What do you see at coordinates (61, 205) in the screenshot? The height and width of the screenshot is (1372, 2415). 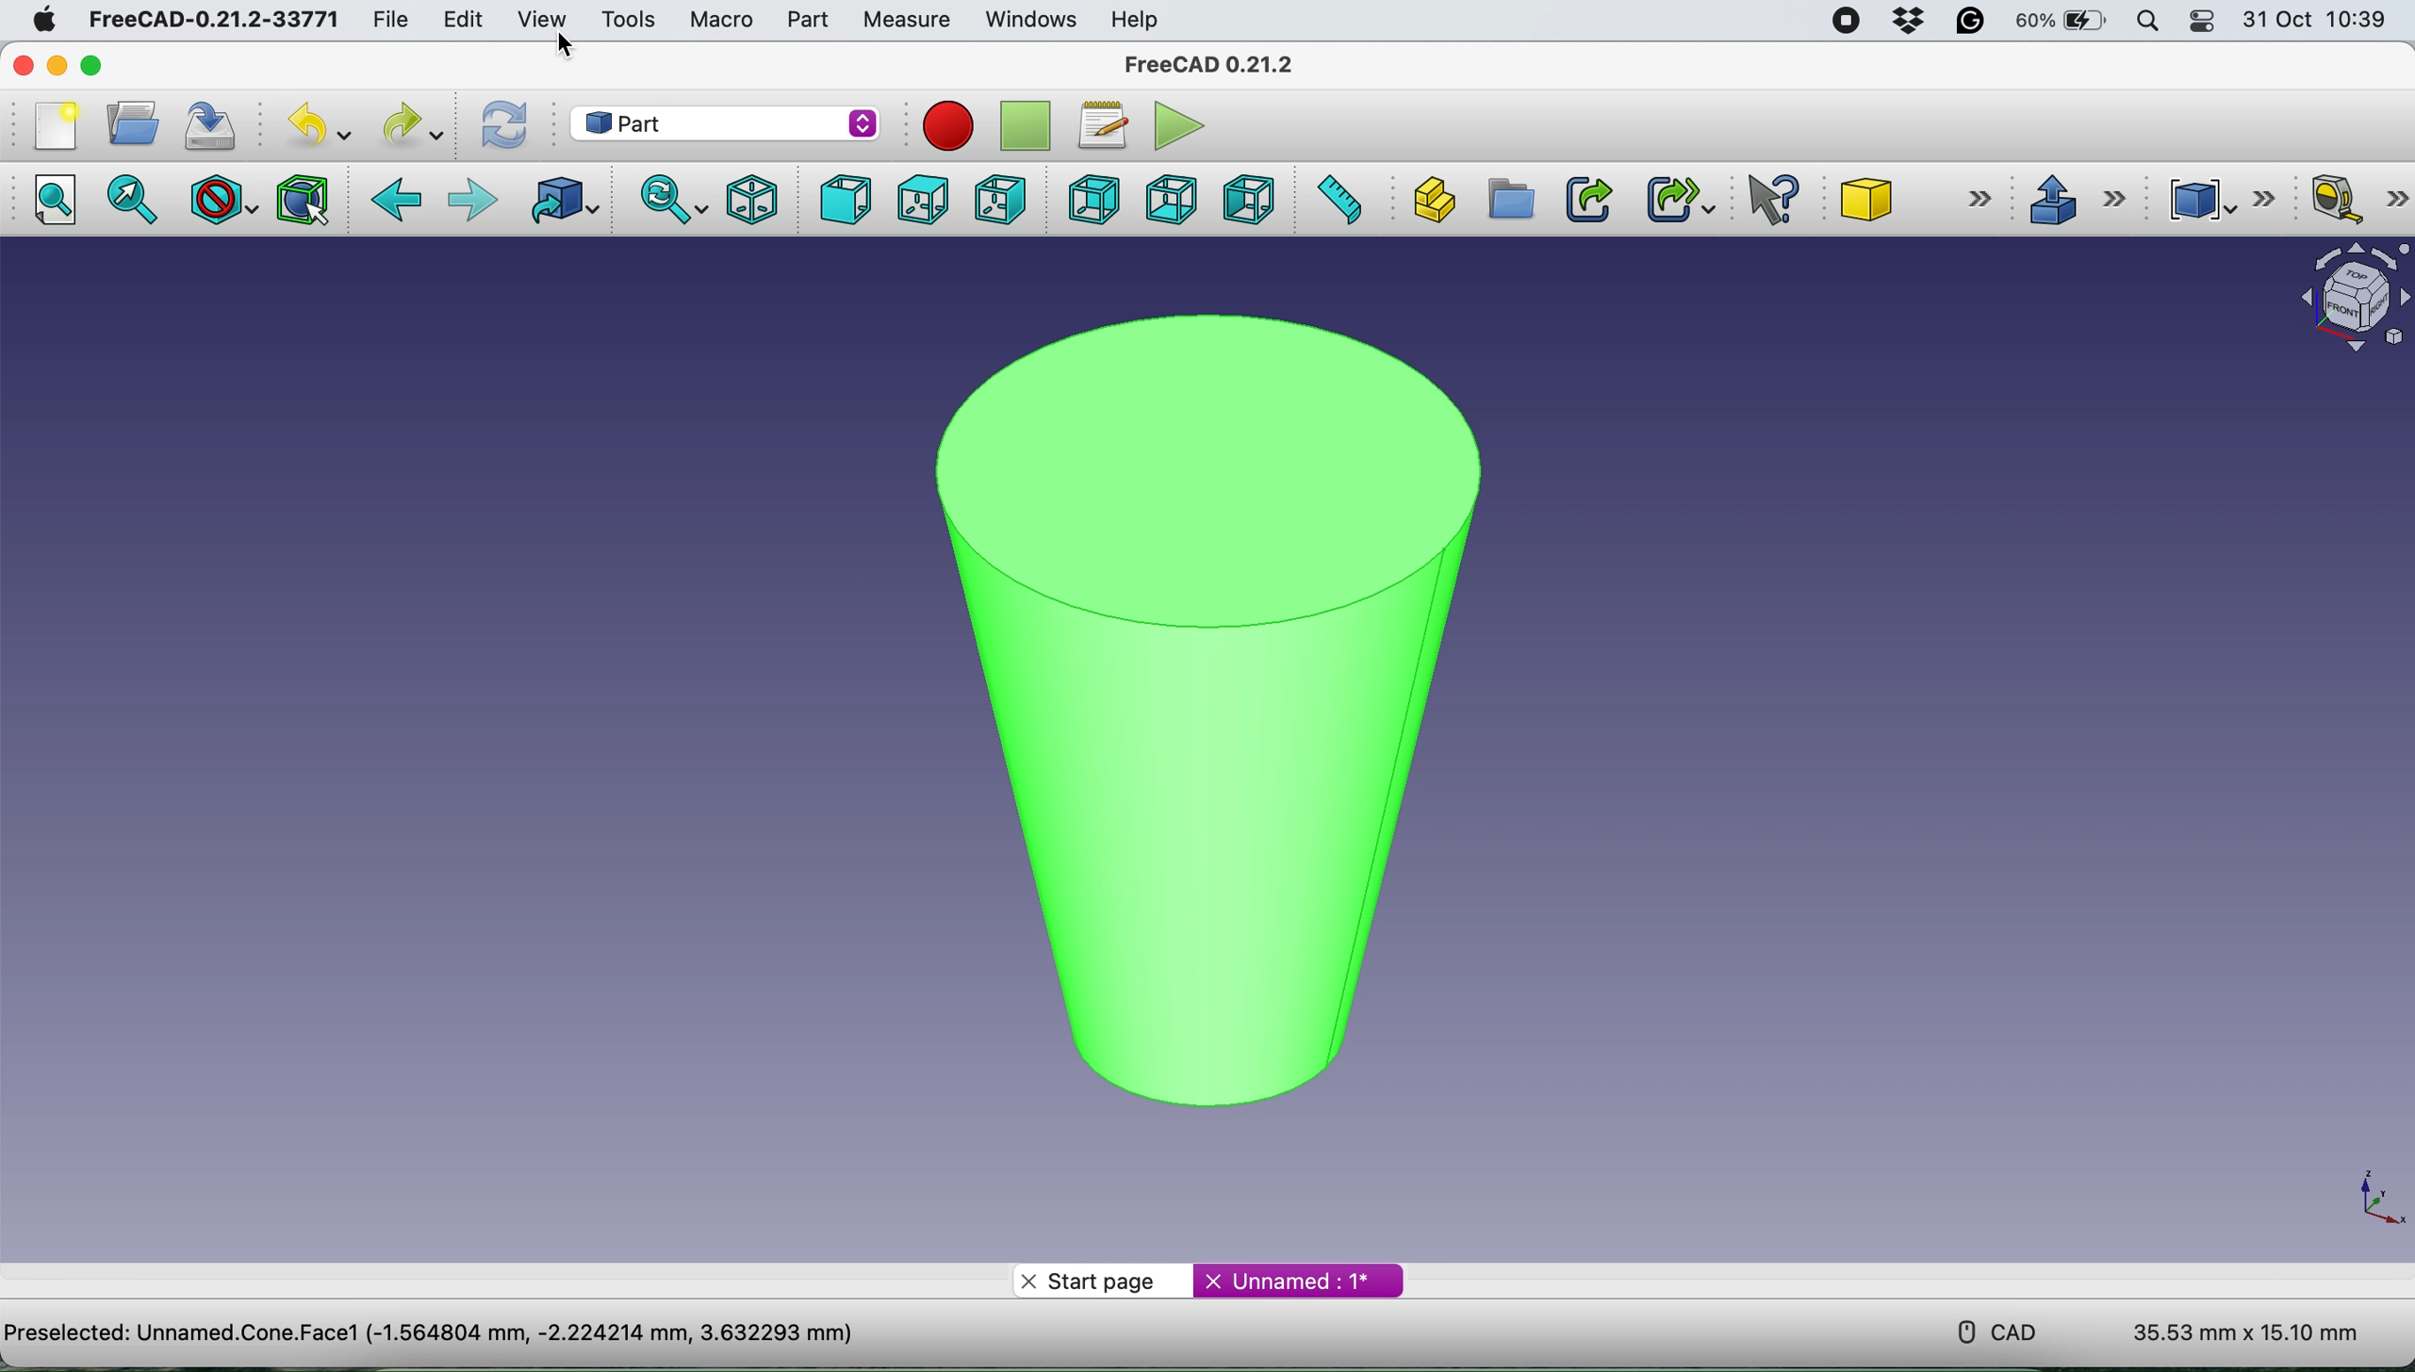 I see `fit all` at bounding box center [61, 205].